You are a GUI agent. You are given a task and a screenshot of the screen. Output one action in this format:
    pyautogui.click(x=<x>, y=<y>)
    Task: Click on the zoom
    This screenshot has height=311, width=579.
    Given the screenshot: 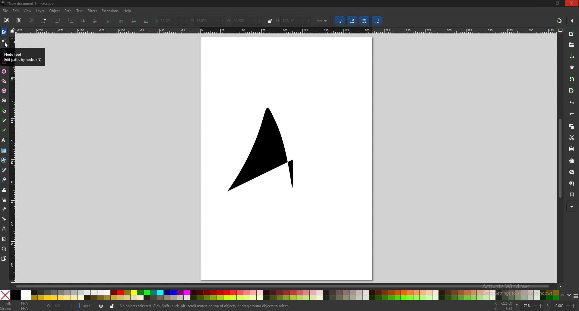 What is the action you would take?
    pyautogui.click(x=529, y=306)
    